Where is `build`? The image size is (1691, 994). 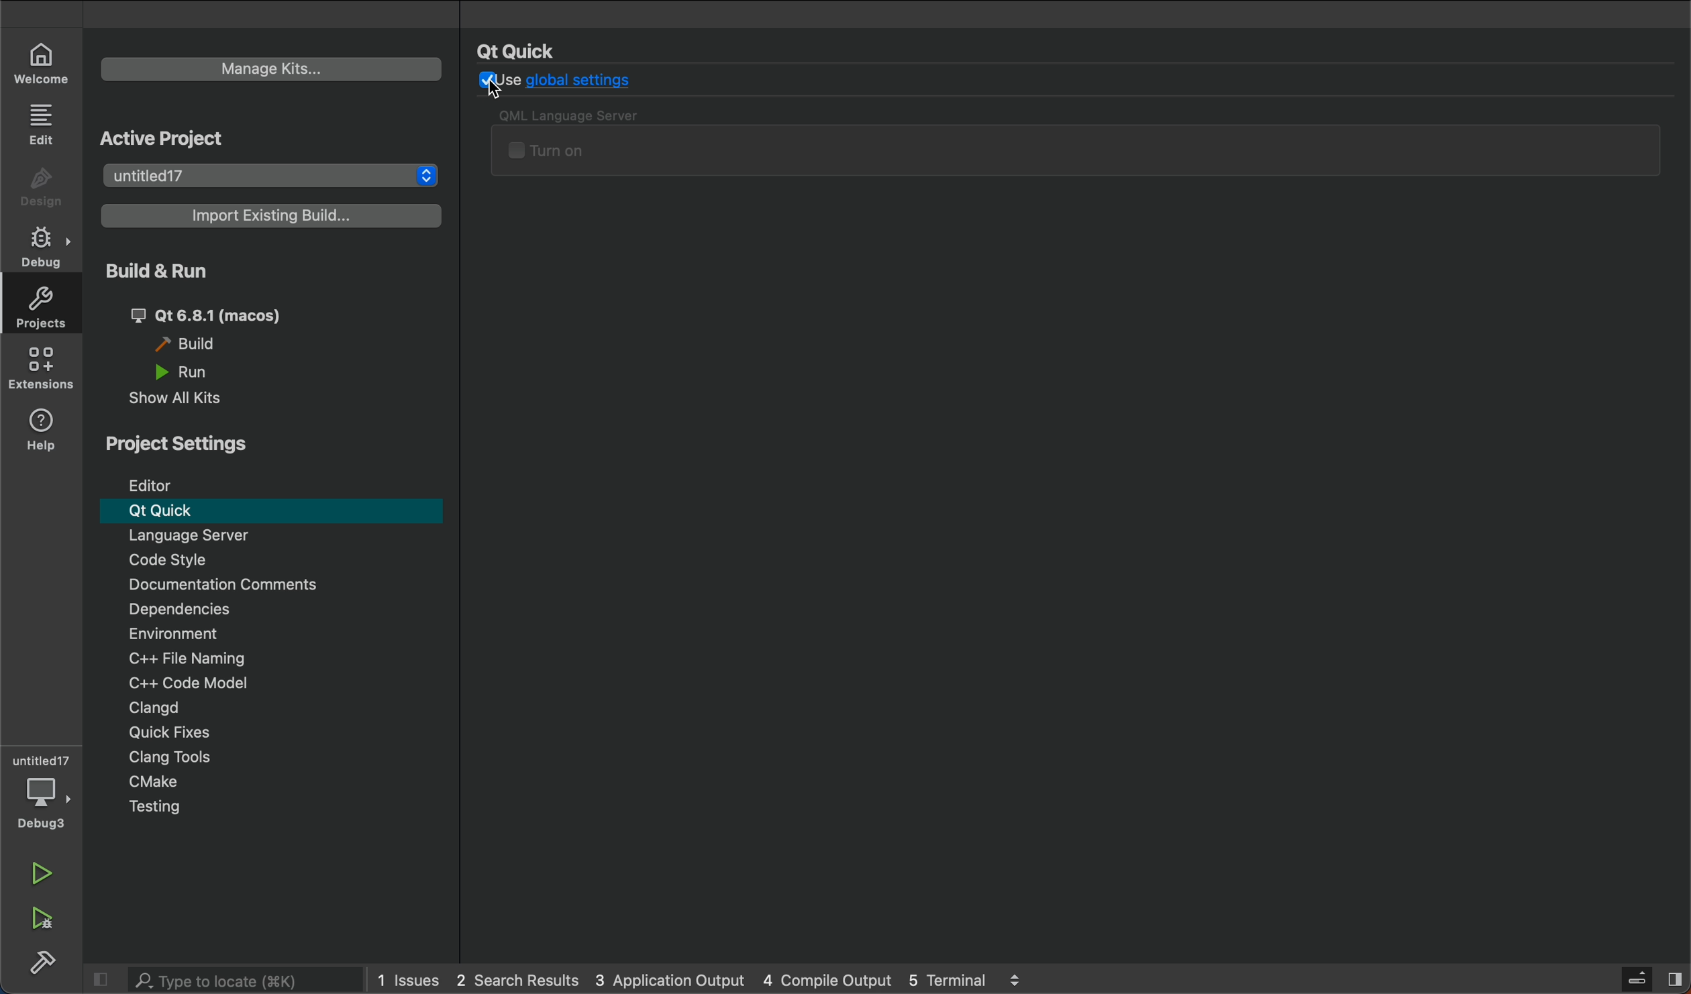 build is located at coordinates (203, 345).